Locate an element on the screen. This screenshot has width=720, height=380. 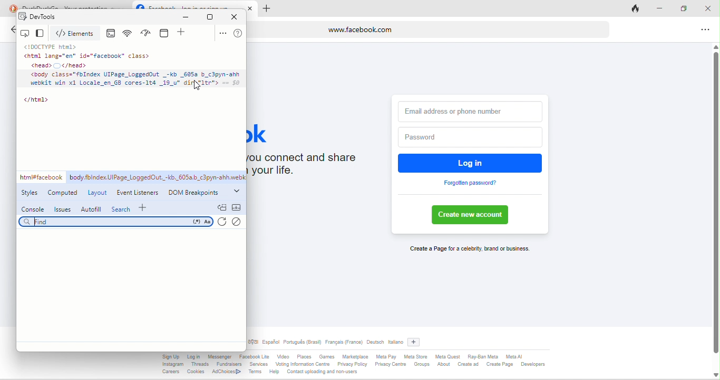
close is located at coordinates (252, 8).